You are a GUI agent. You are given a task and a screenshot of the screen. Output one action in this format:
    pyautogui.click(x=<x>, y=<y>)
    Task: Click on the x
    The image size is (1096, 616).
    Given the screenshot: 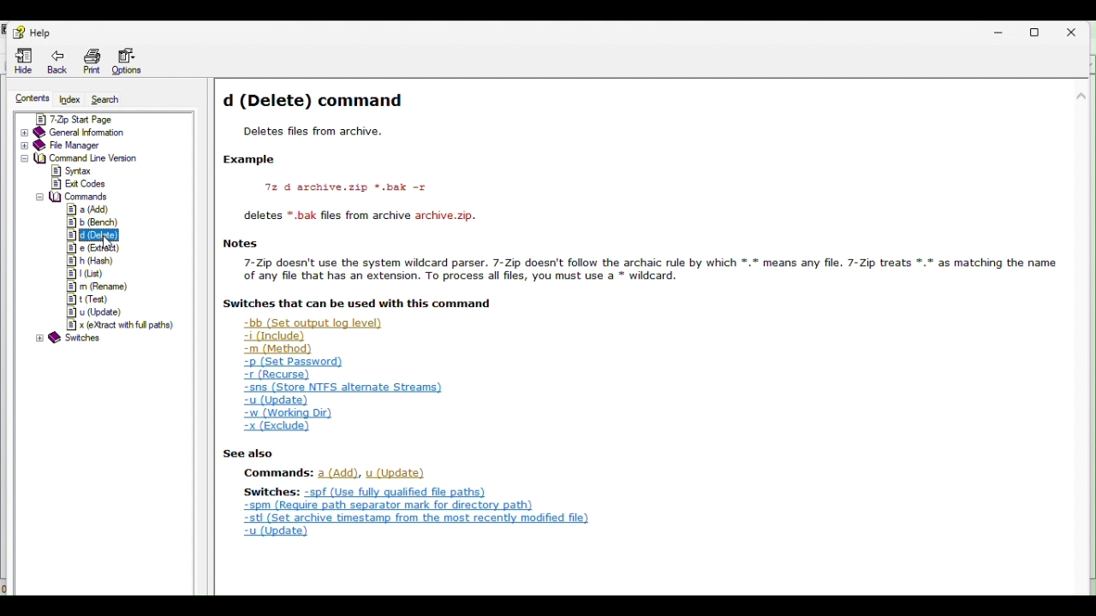 What is the action you would take?
    pyautogui.click(x=131, y=325)
    